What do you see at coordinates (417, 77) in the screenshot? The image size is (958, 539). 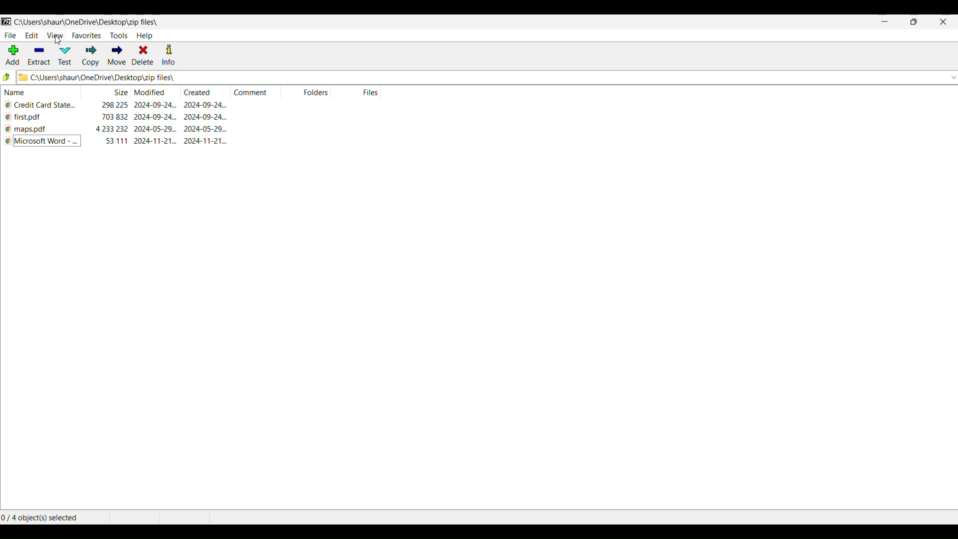 I see `folder path` at bounding box center [417, 77].